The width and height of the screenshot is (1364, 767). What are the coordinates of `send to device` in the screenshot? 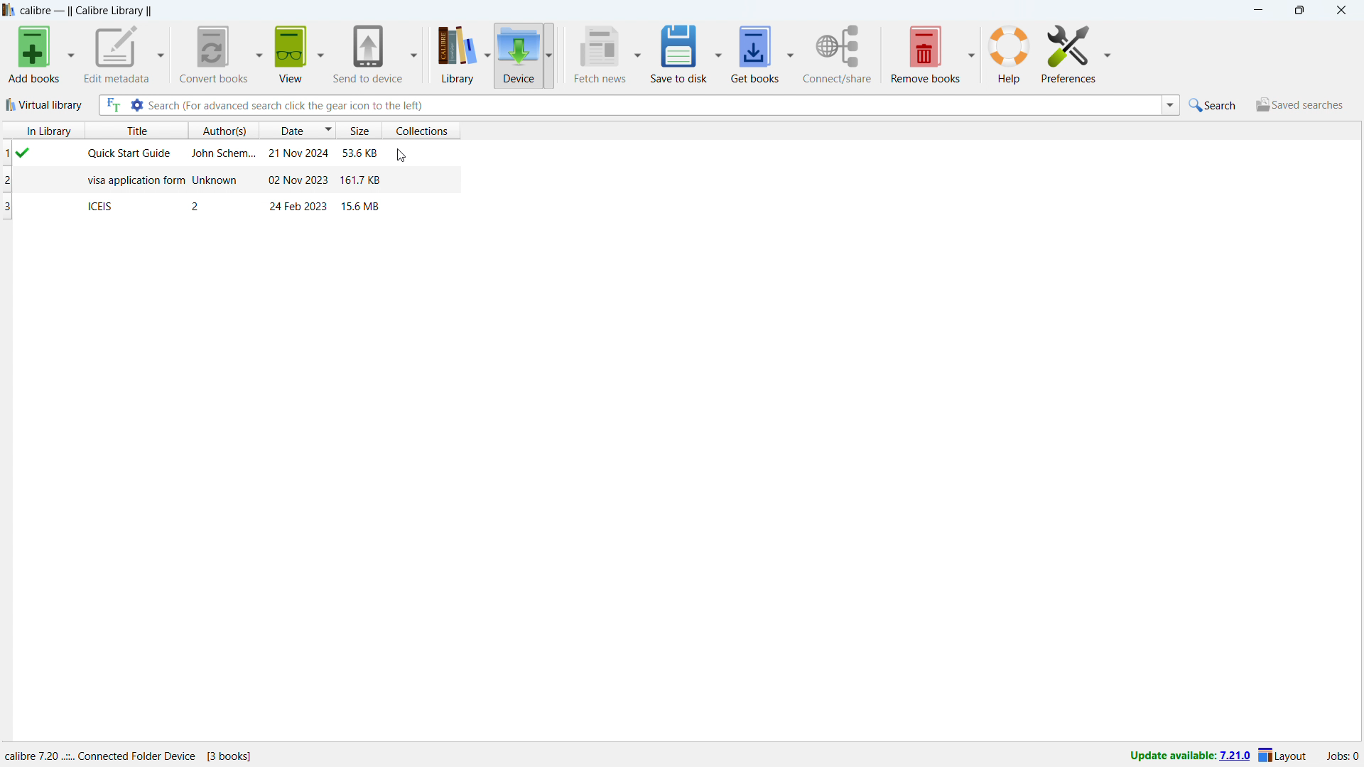 It's located at (368, 53).